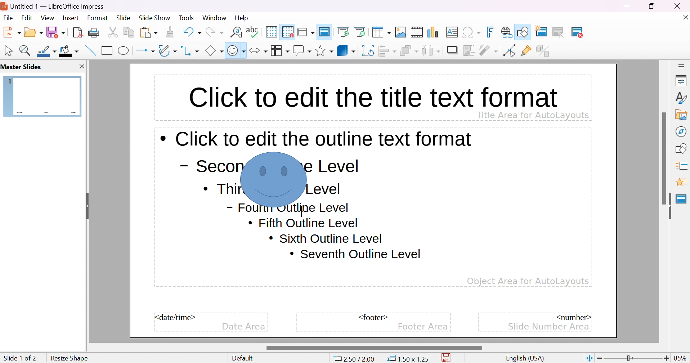 This screenshot has width=690, height=363. Describe the element at coordinates (176, 317) in the screenshot. I see `<date/time>` at that location.